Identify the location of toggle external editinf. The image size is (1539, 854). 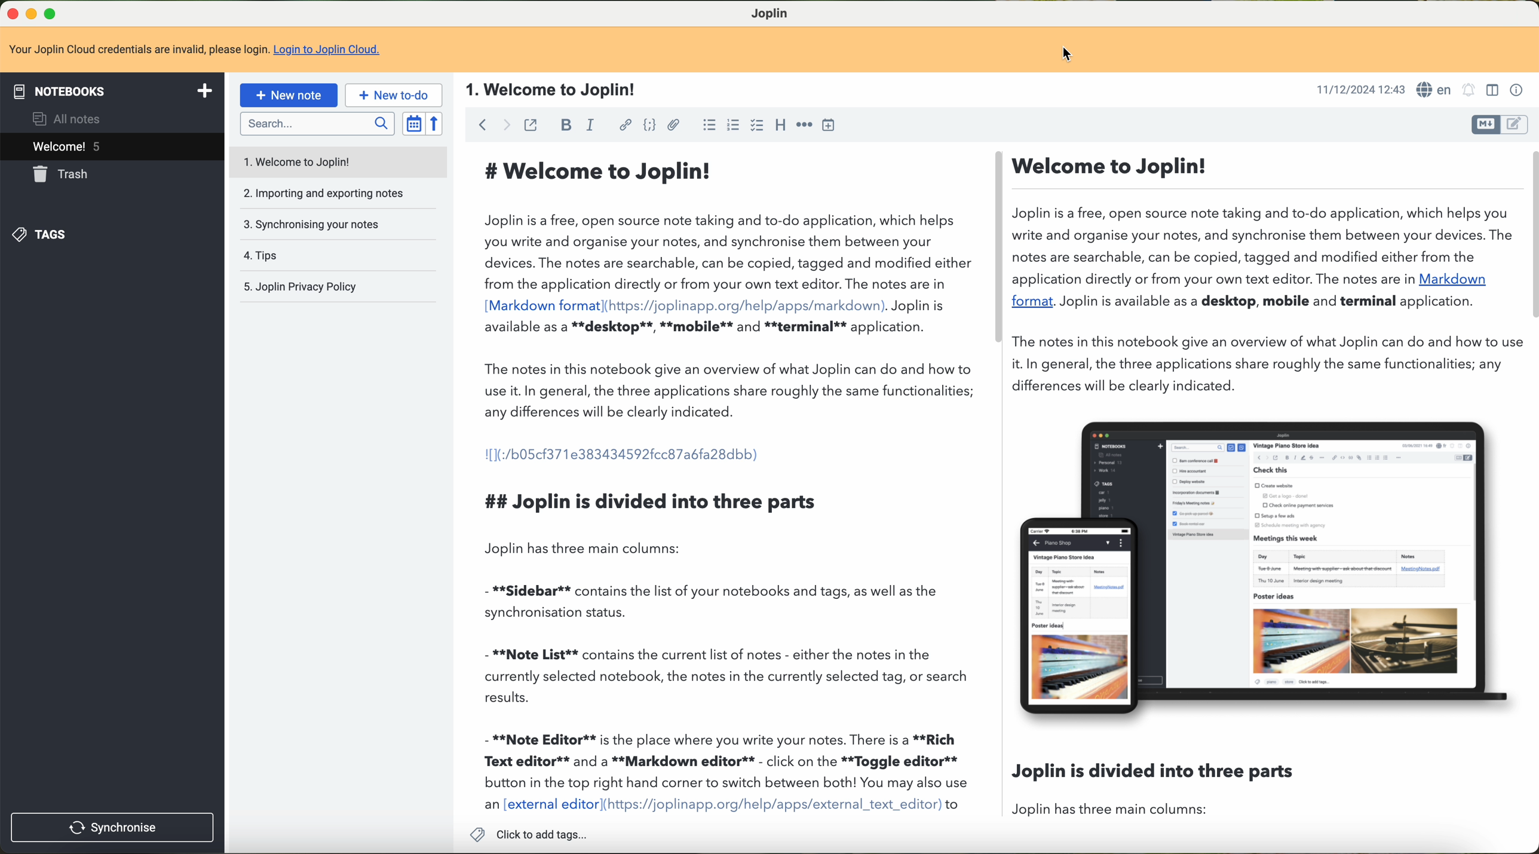
(530, 125).